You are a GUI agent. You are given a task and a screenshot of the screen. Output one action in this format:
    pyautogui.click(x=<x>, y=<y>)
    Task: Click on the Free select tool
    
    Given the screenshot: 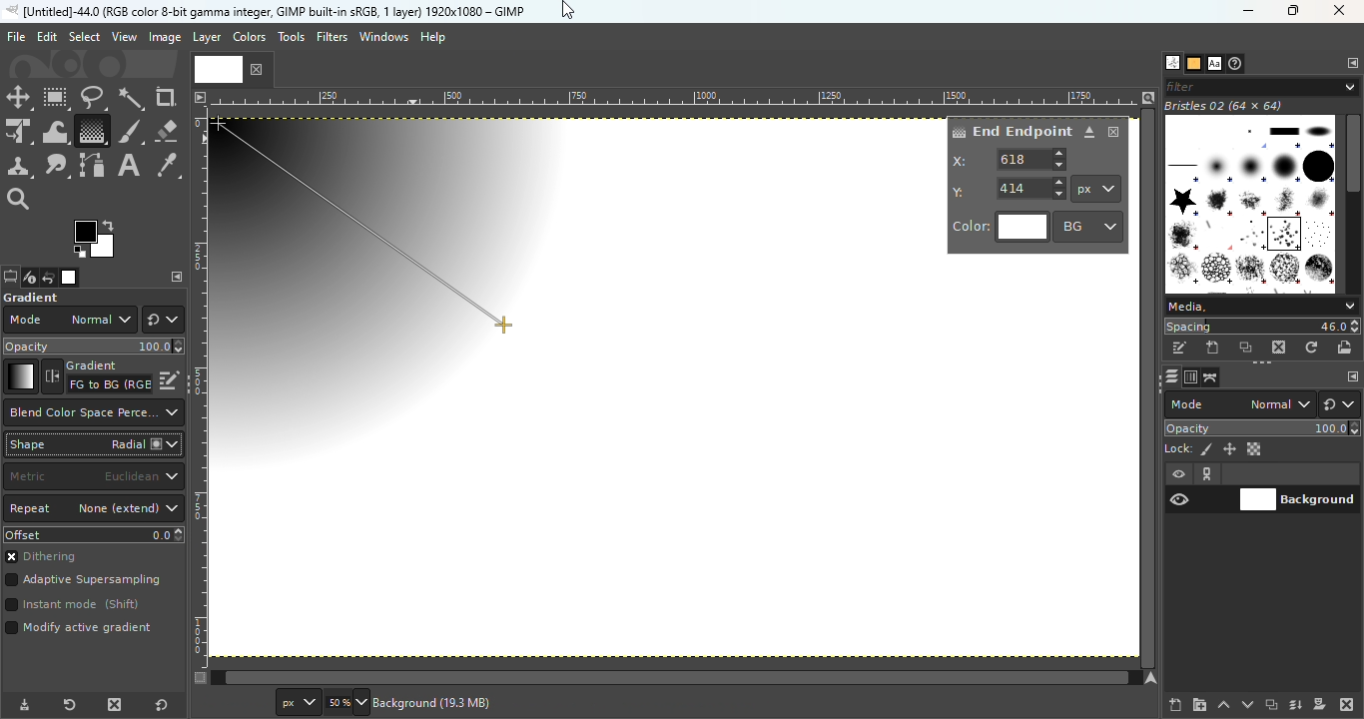 What is the action you would take?
    pyautogui.click(x=92, y=97)
    